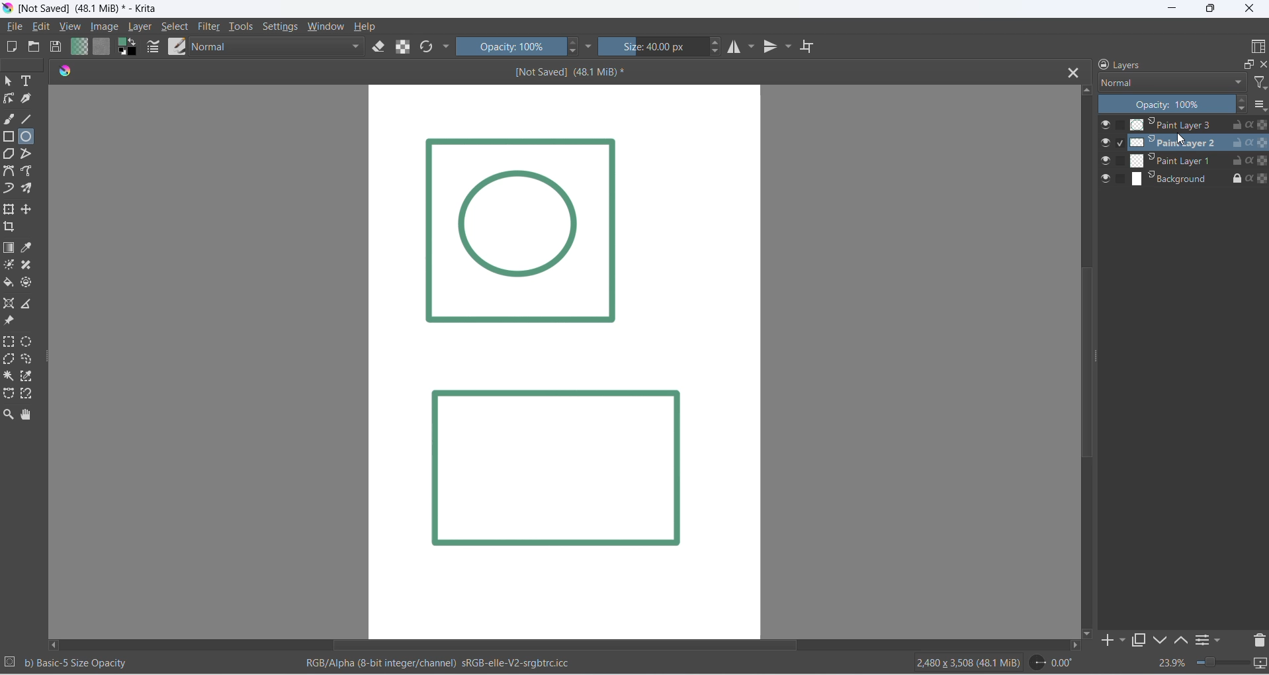 The width and height of the screenshot is (1269, 675). What do you see at coordinates (1234, 158) in the screenshot?
I see `unlock` at bounding box center [1234, 158].